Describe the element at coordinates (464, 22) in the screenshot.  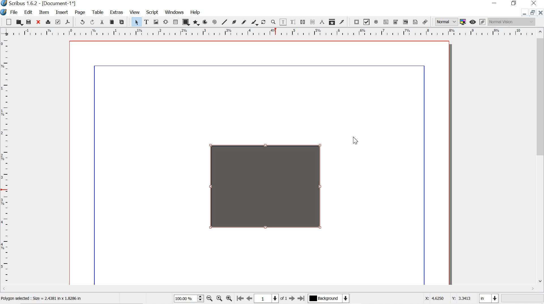
I see `toggle color management system` at that location.